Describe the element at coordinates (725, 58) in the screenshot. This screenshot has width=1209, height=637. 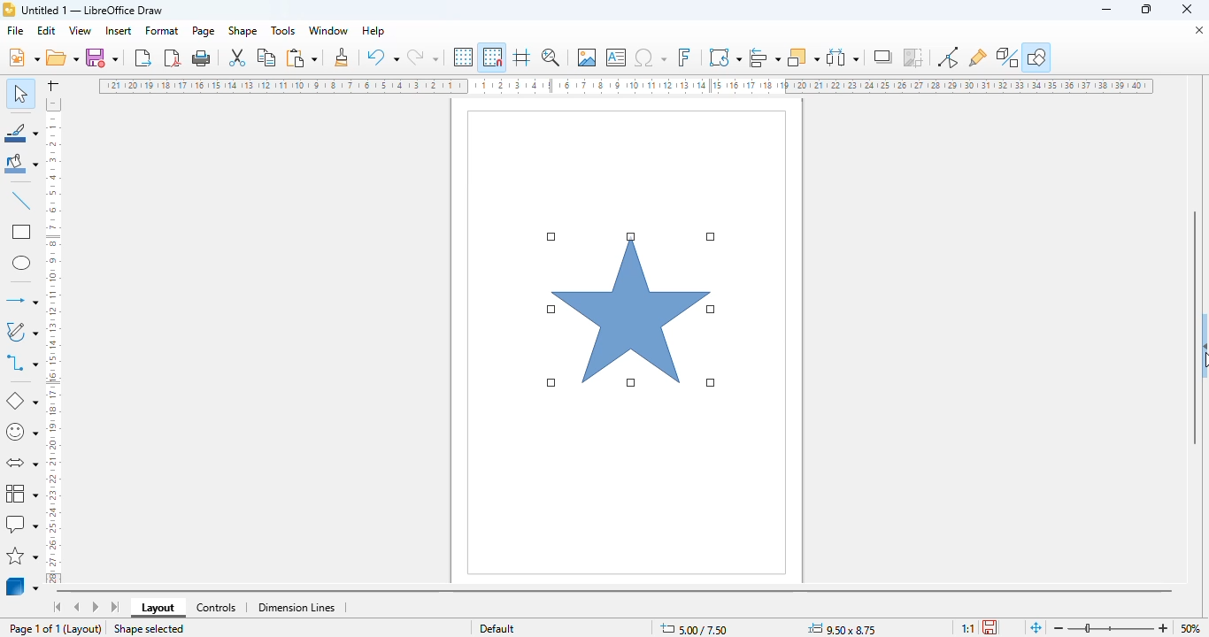
I see `transformations` at that location.